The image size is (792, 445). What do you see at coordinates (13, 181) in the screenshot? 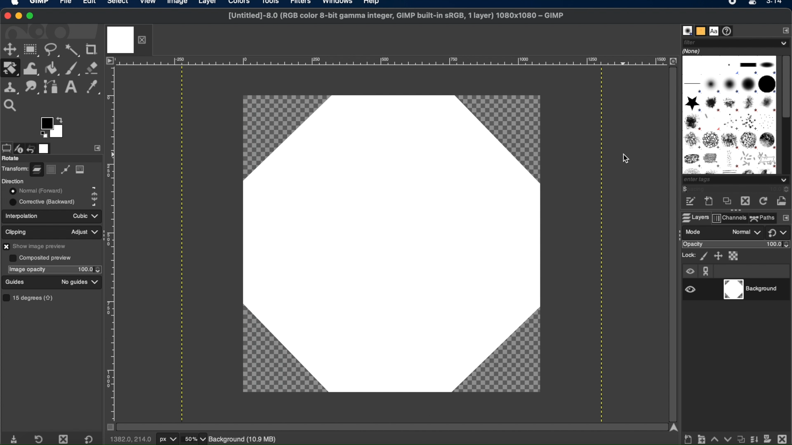
I see `direction` at bounding box center [13, 181].